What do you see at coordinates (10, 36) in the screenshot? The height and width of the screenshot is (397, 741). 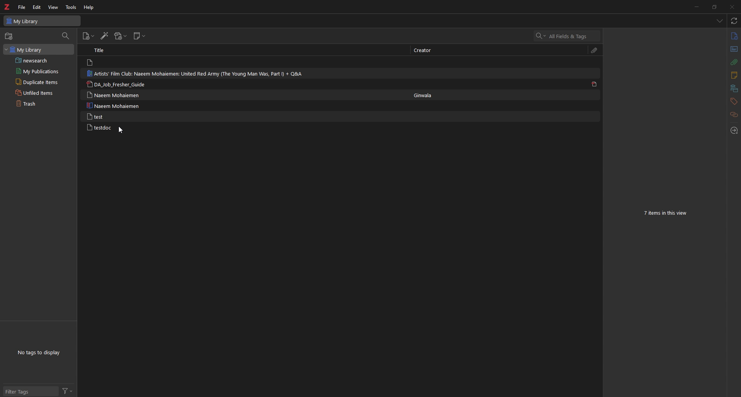 I see `new collection` at bounding box center [10, 36].